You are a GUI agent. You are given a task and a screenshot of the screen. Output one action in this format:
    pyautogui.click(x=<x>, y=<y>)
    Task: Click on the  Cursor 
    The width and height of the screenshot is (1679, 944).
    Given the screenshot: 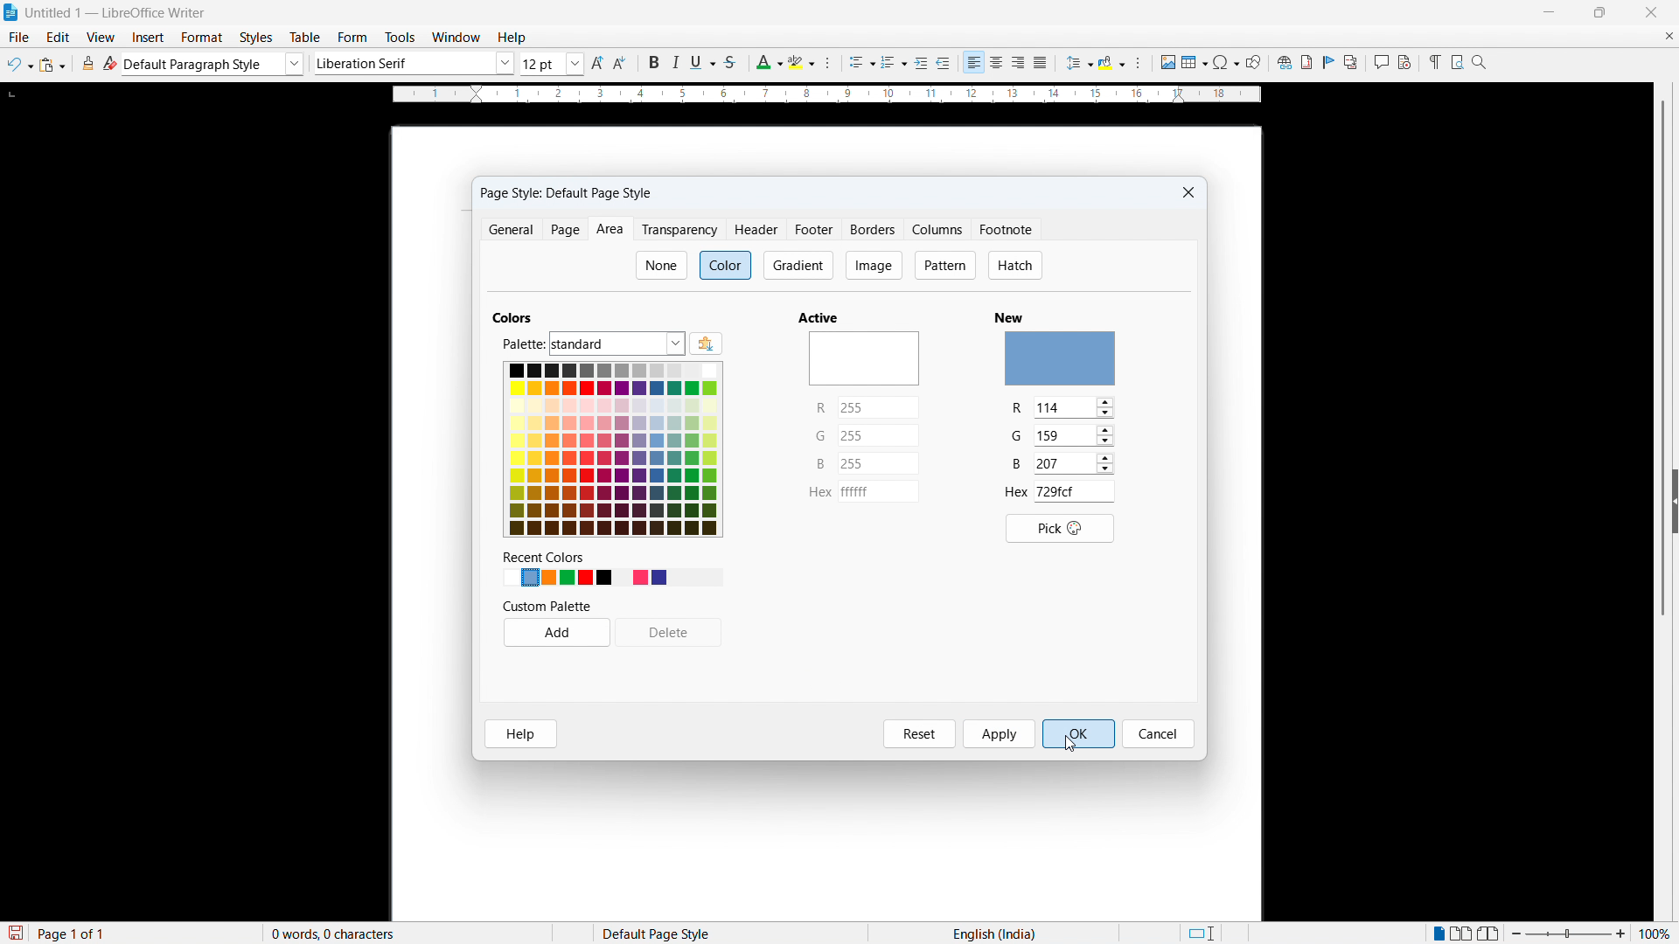 What is the action you would take?
    pyautogui.click(x=1069, y=744)
    